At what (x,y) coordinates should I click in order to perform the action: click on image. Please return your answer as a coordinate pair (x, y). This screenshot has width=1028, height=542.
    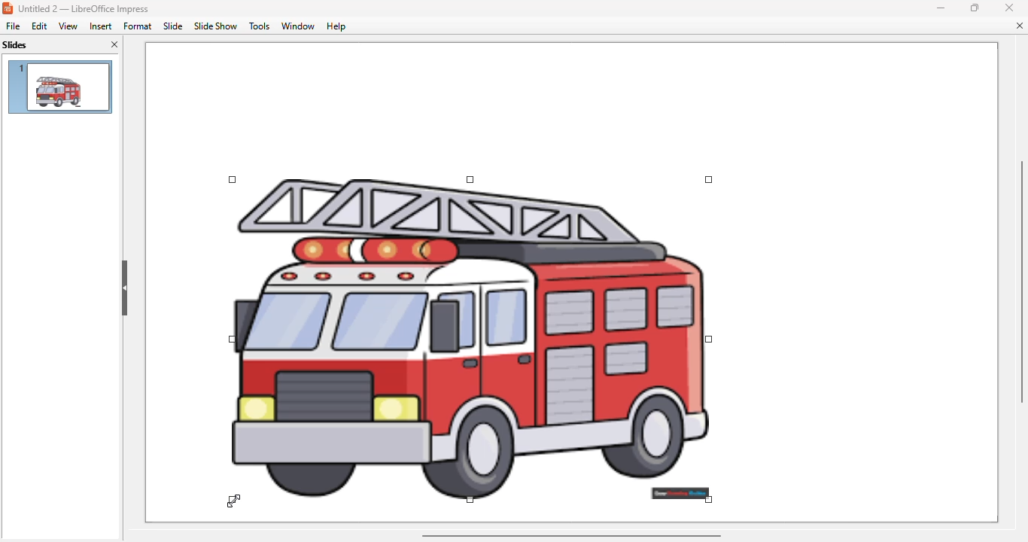
    Looking at the image, I should click on (471, 341).